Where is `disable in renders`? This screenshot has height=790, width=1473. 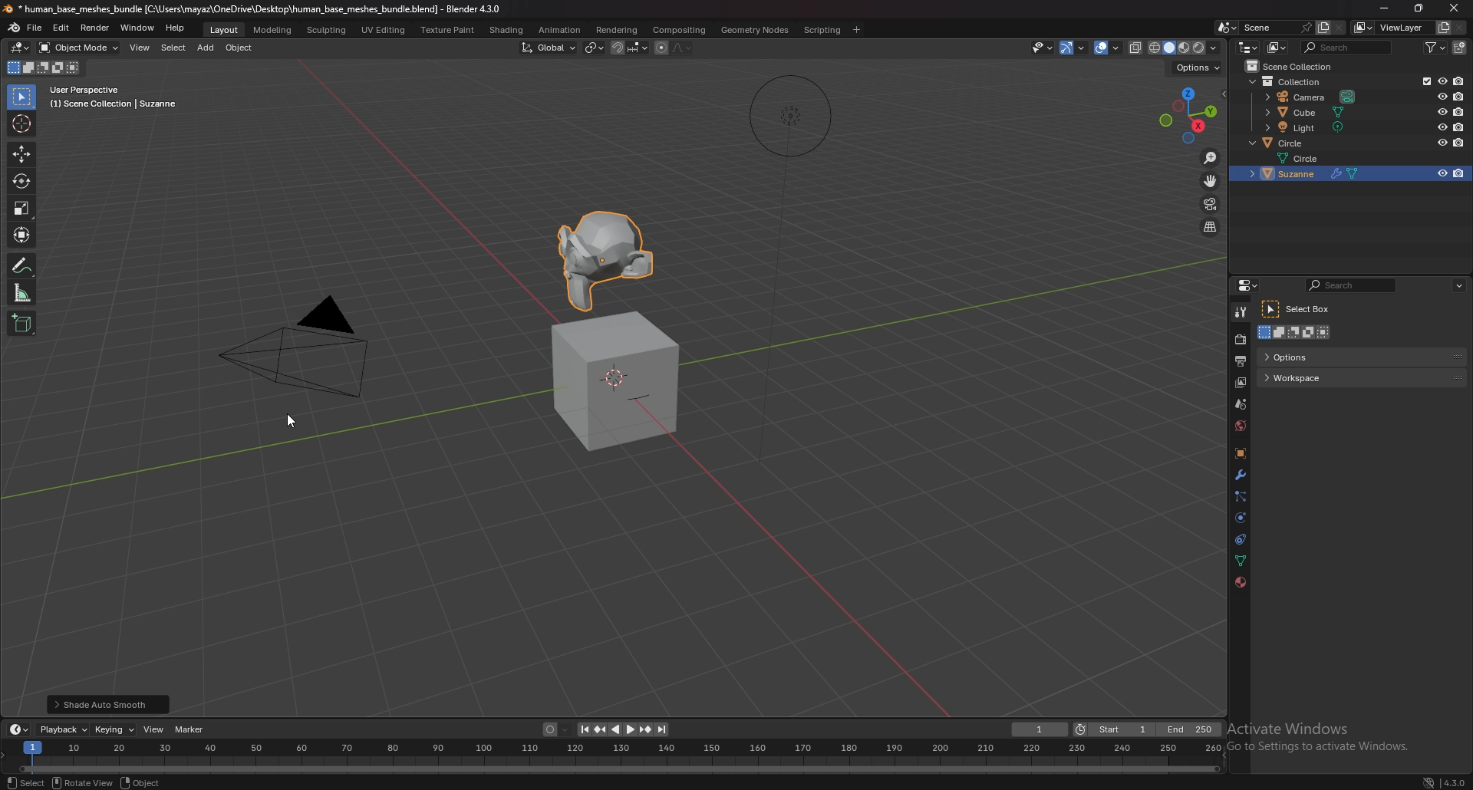
disable in renders is located at coordinates (1459, 127).